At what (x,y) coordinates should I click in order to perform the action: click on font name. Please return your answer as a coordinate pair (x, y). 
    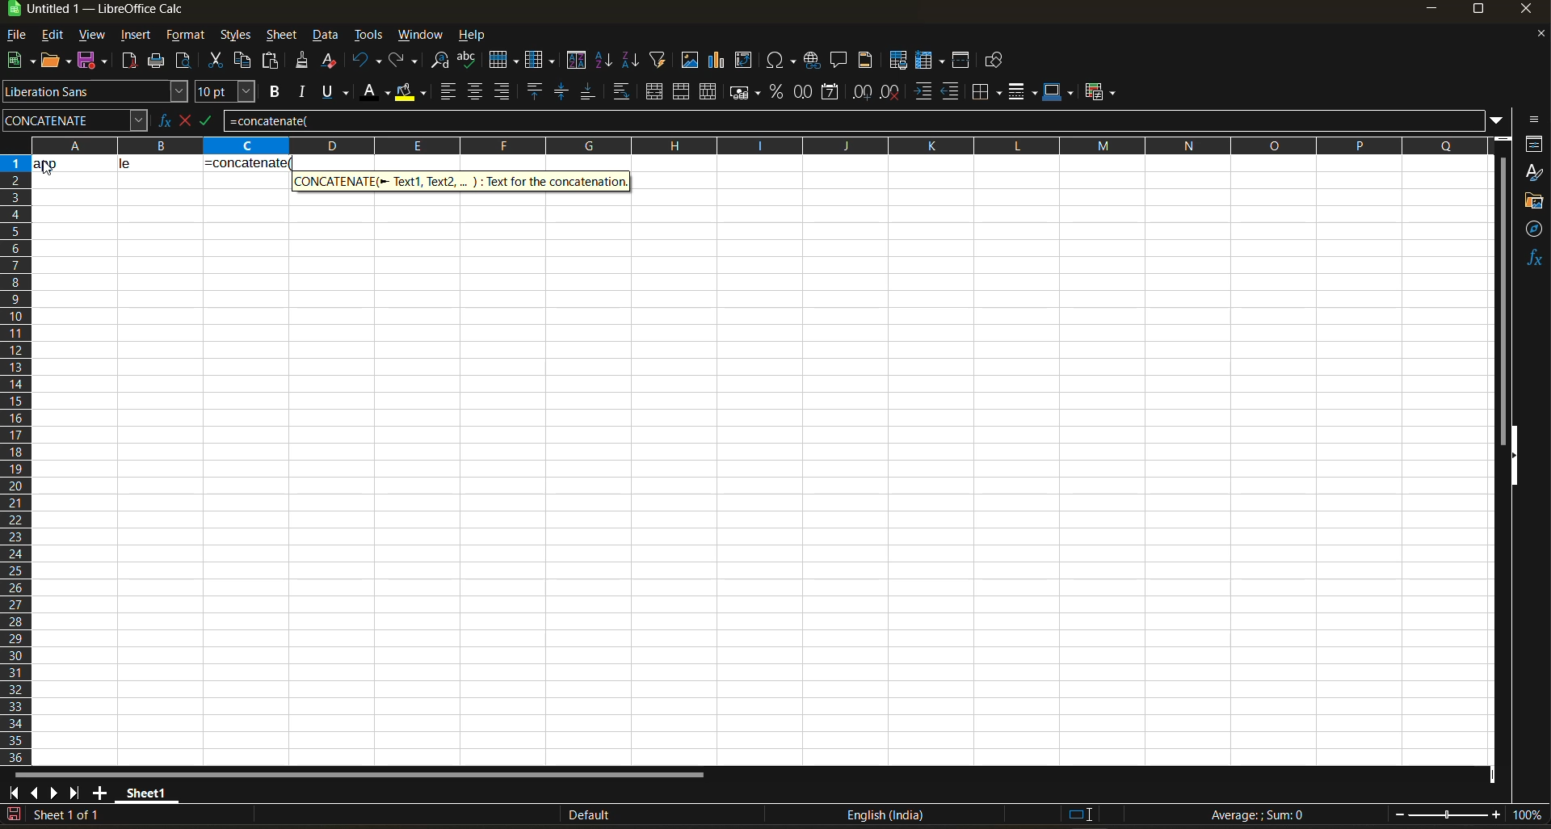
    Looking at the image, I should click on (96, 92).